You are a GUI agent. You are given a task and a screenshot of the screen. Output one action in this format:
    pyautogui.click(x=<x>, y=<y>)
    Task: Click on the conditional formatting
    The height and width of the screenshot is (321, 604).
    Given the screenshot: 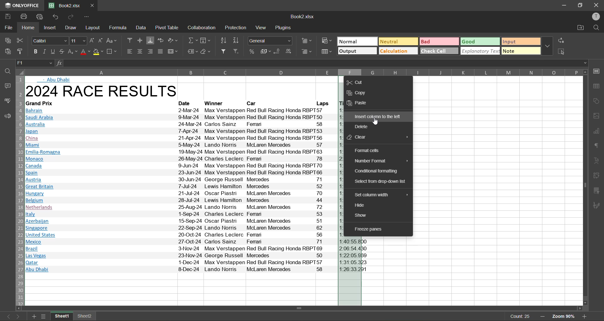 What is the action you would take?
    pyautogui.click(x=376, y=171)
    